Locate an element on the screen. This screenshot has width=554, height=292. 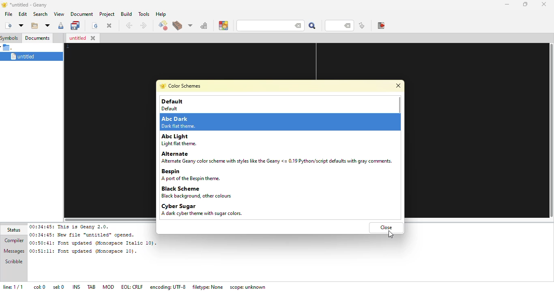
jump to line is located at coordinates (361, 26).